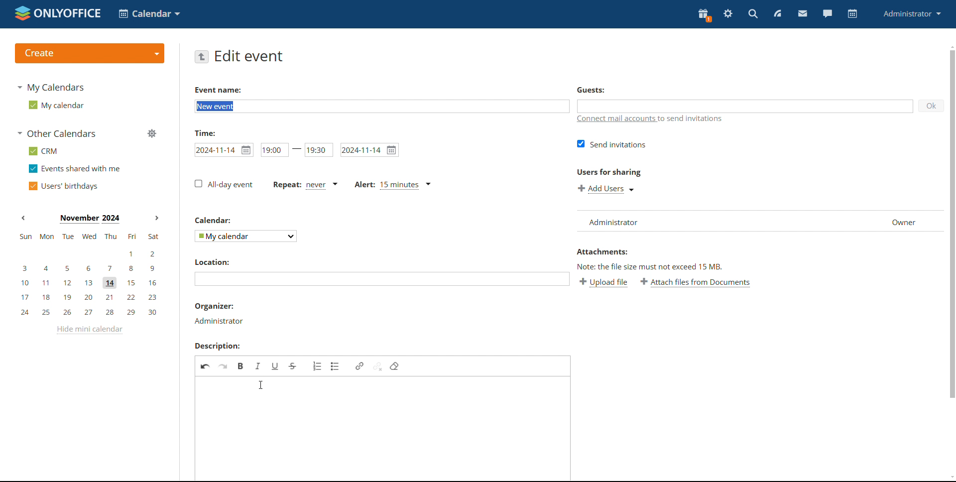  I want to click on scrollbar, so click(953, 224).